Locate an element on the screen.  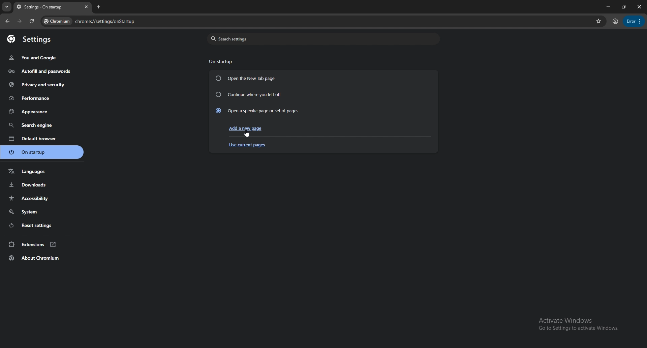
on startup is located at coordinates (221, 61).